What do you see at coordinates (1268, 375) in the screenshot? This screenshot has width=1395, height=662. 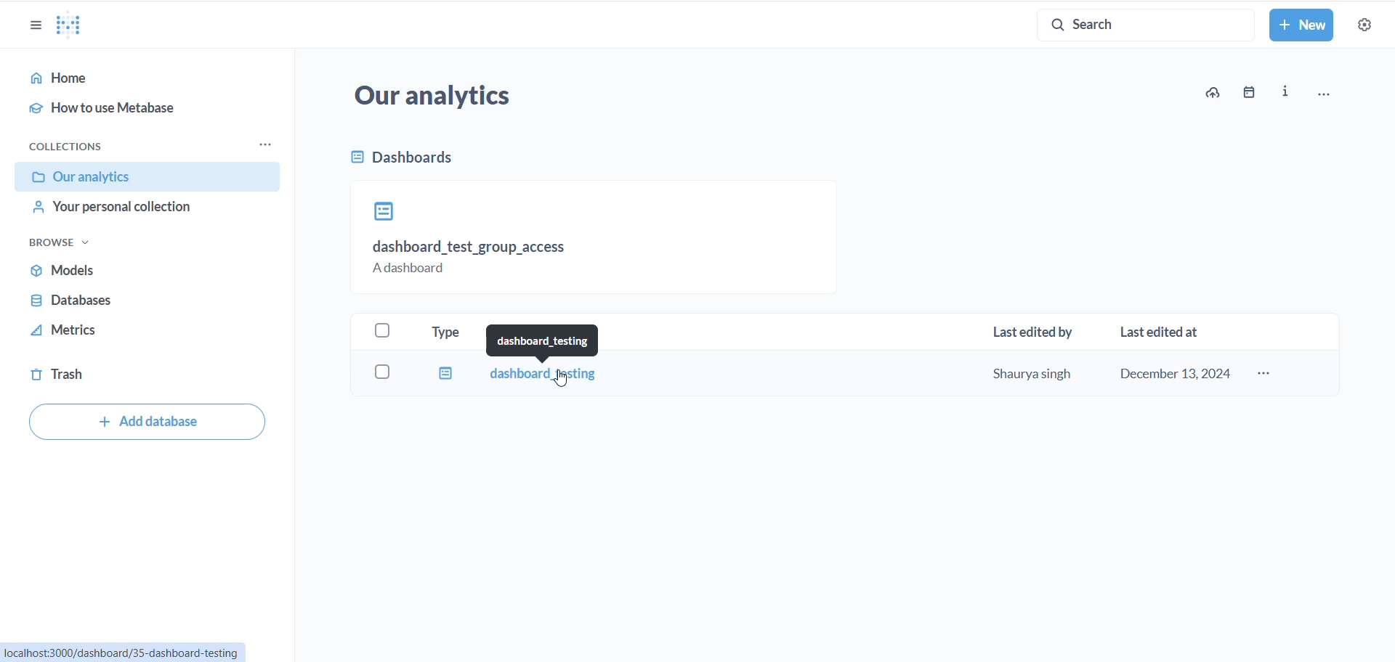 I see `more options` at bounding box center [1268, 375].